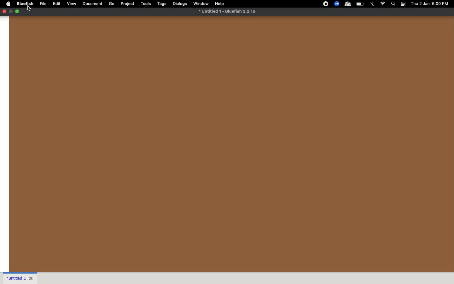  Describe the element at coordinates (147, 3) in the screenshot. I see `tools` at that location.